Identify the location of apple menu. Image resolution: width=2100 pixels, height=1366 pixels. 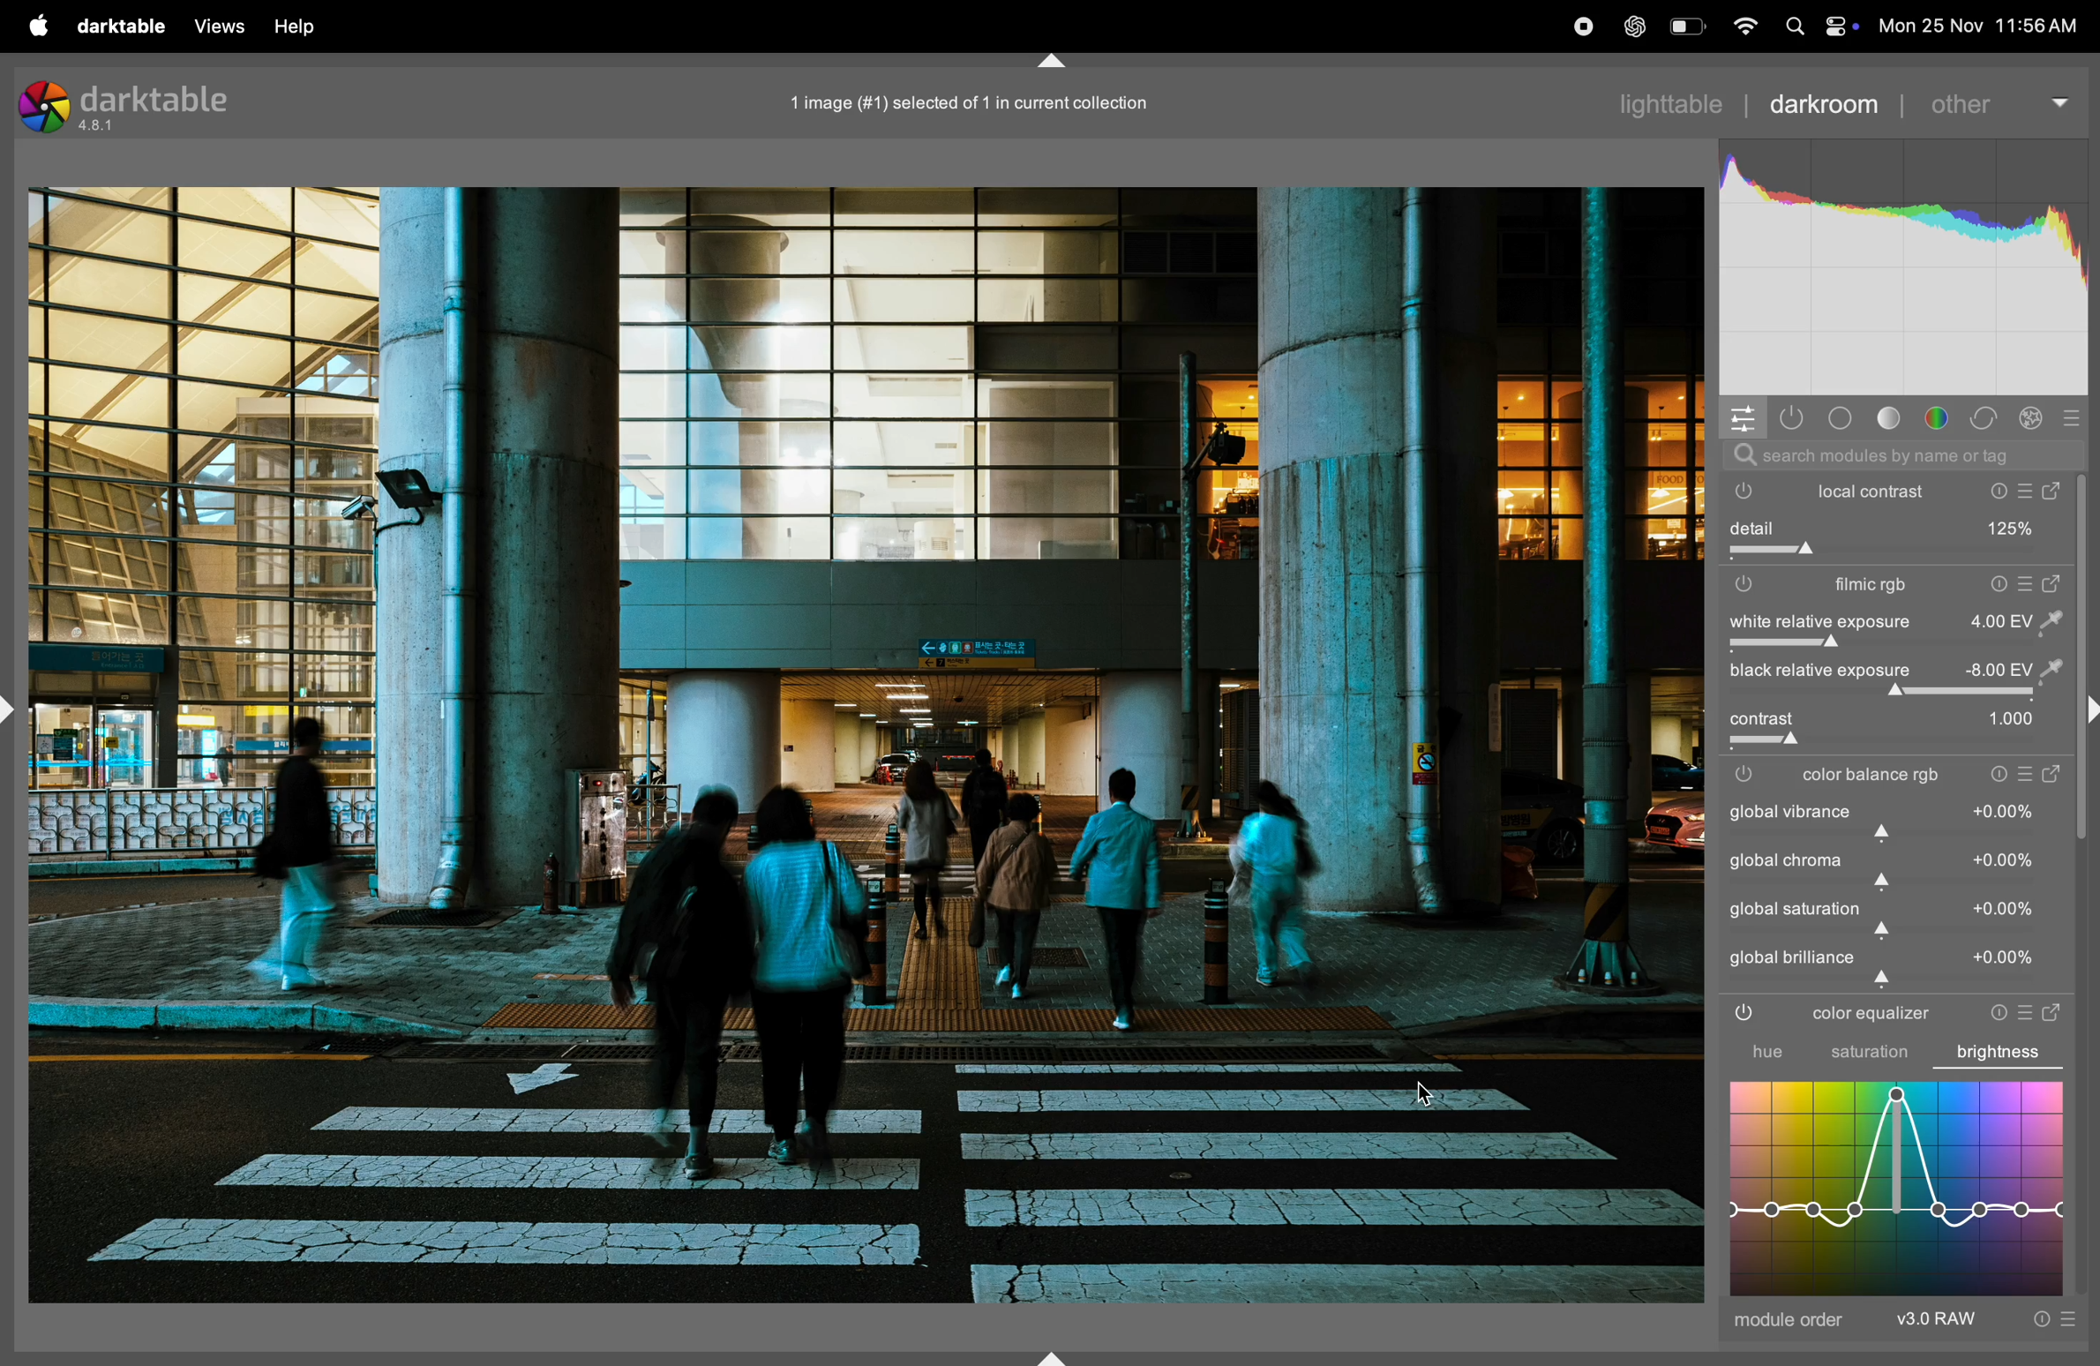
(39, 26).